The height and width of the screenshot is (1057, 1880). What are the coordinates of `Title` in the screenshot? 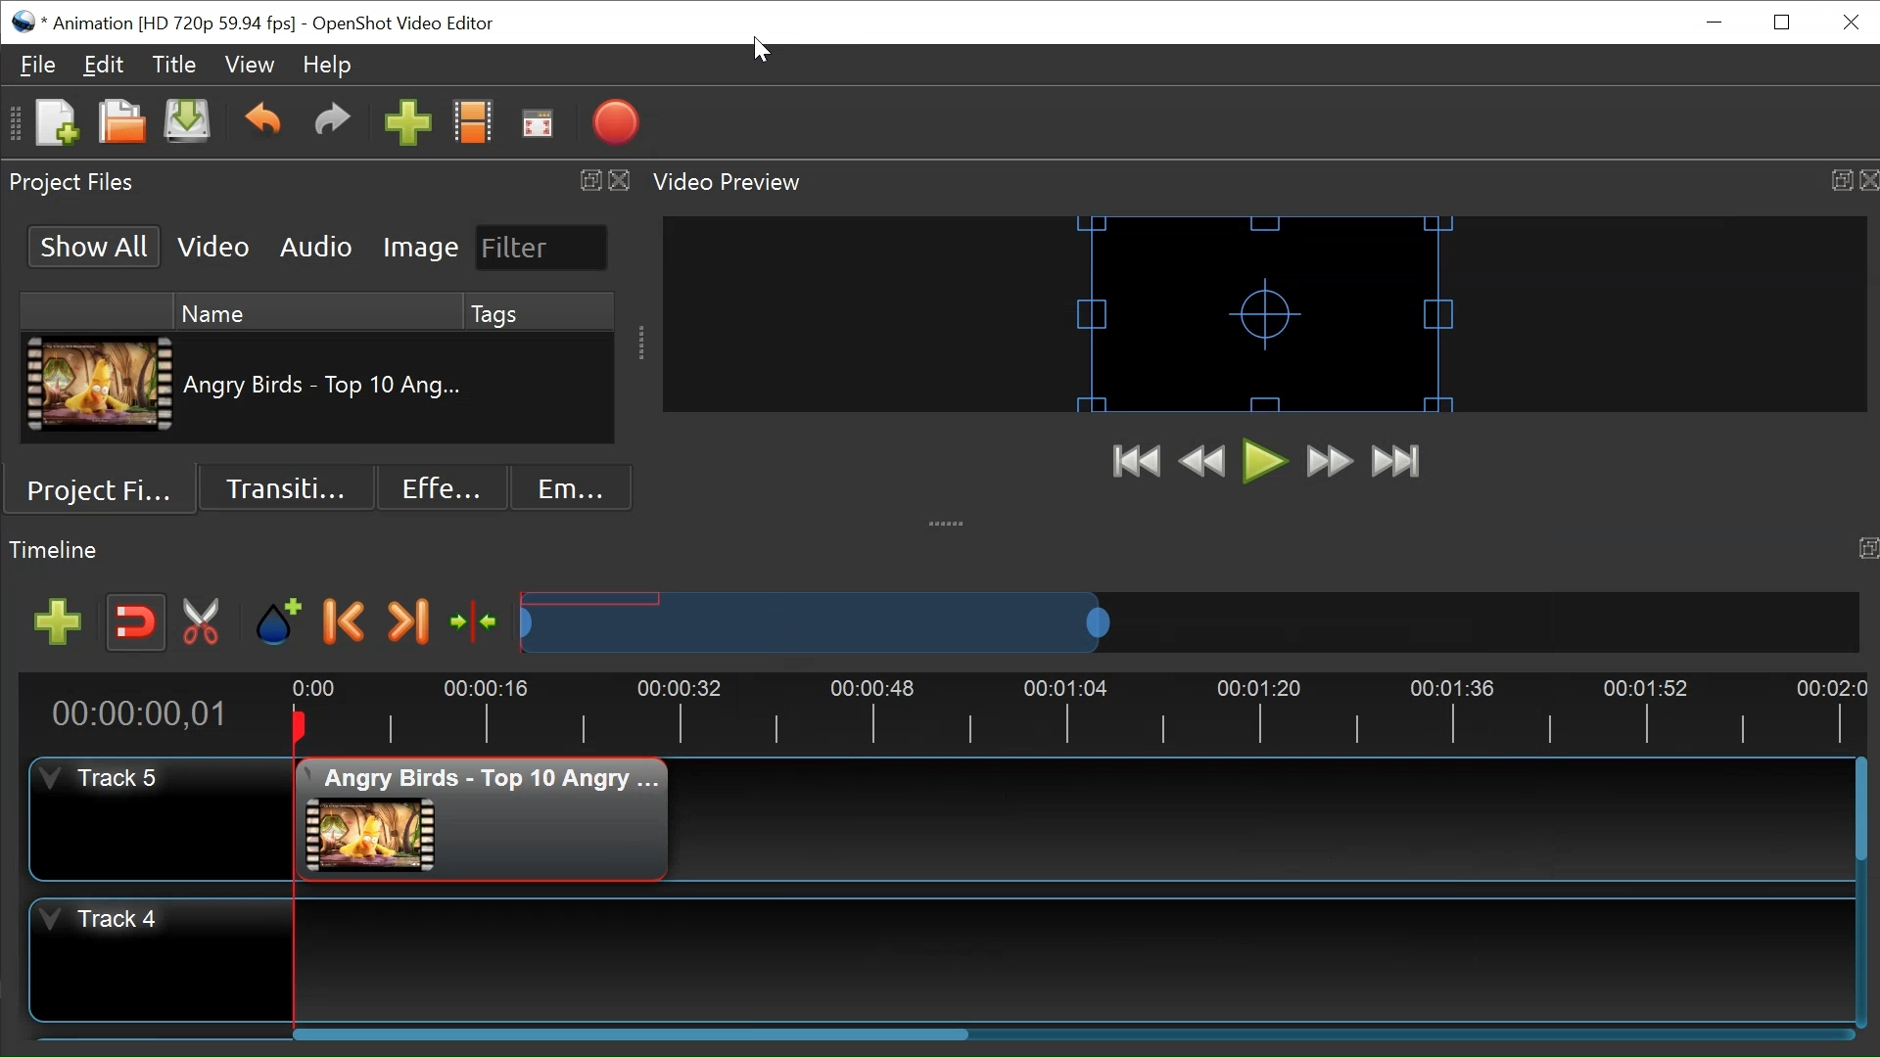 It's located at (173, 68).